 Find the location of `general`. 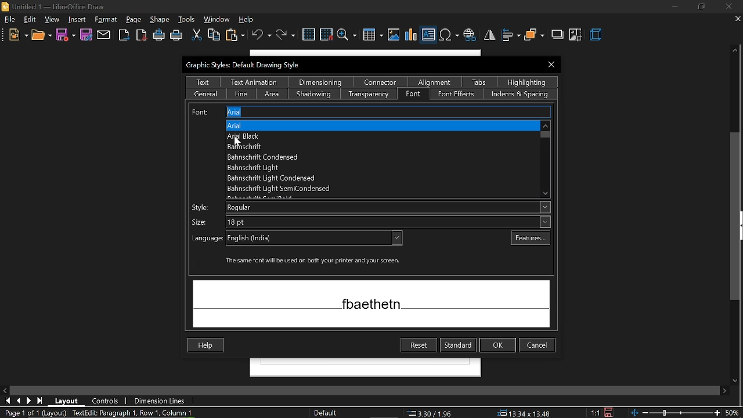

general is located at coordinates (206, 93).